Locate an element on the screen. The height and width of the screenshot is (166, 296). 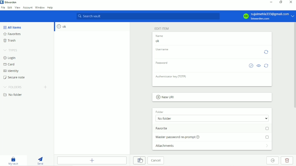
Password is located at coordinates (162, 63).